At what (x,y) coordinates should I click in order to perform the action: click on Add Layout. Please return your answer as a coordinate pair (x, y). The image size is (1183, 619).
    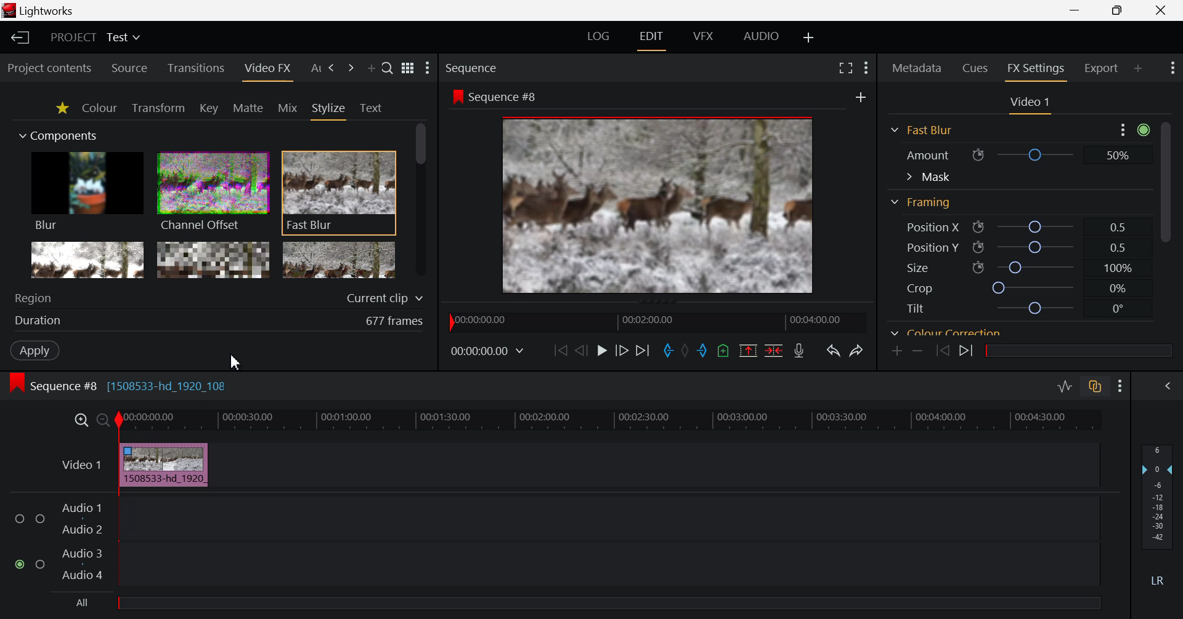
    Looking at the image, I should click on (810, 39).